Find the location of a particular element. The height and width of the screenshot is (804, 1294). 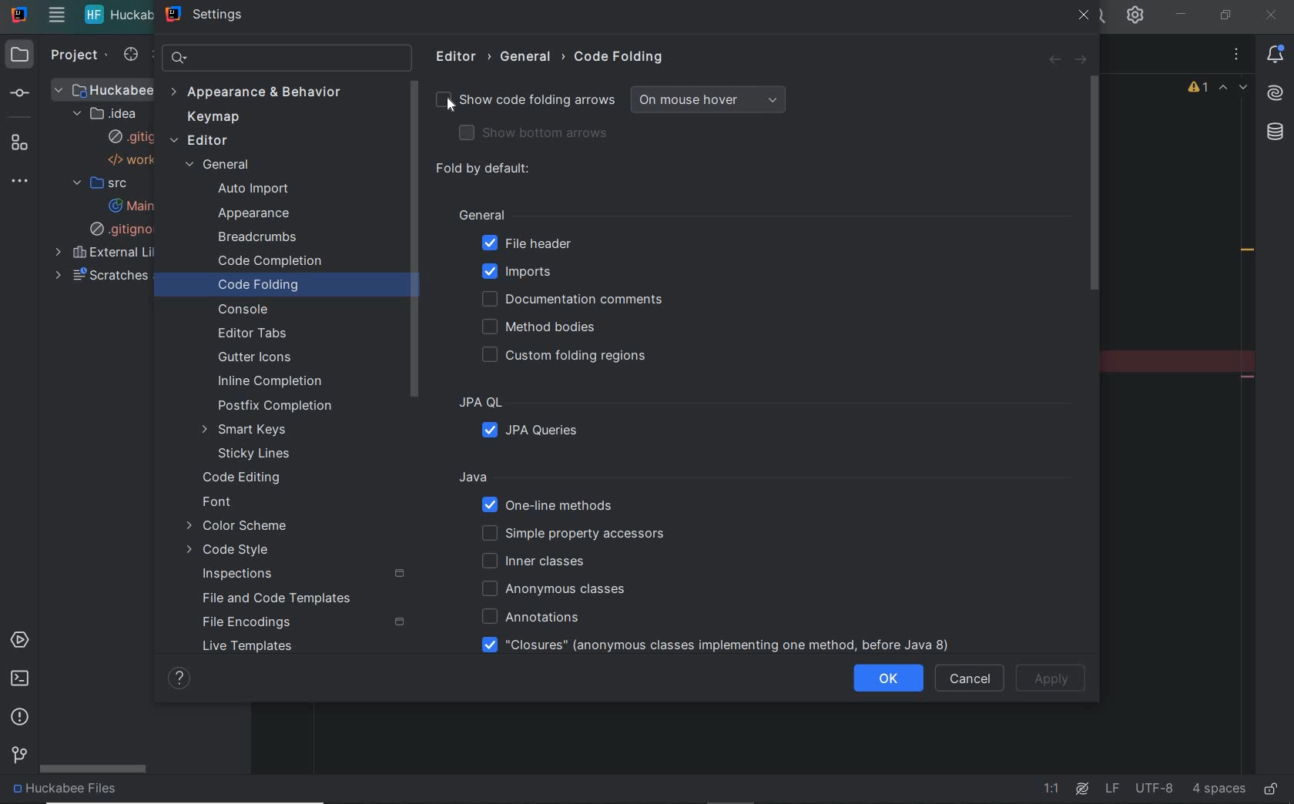

ok is located at coordinates (892, 679).